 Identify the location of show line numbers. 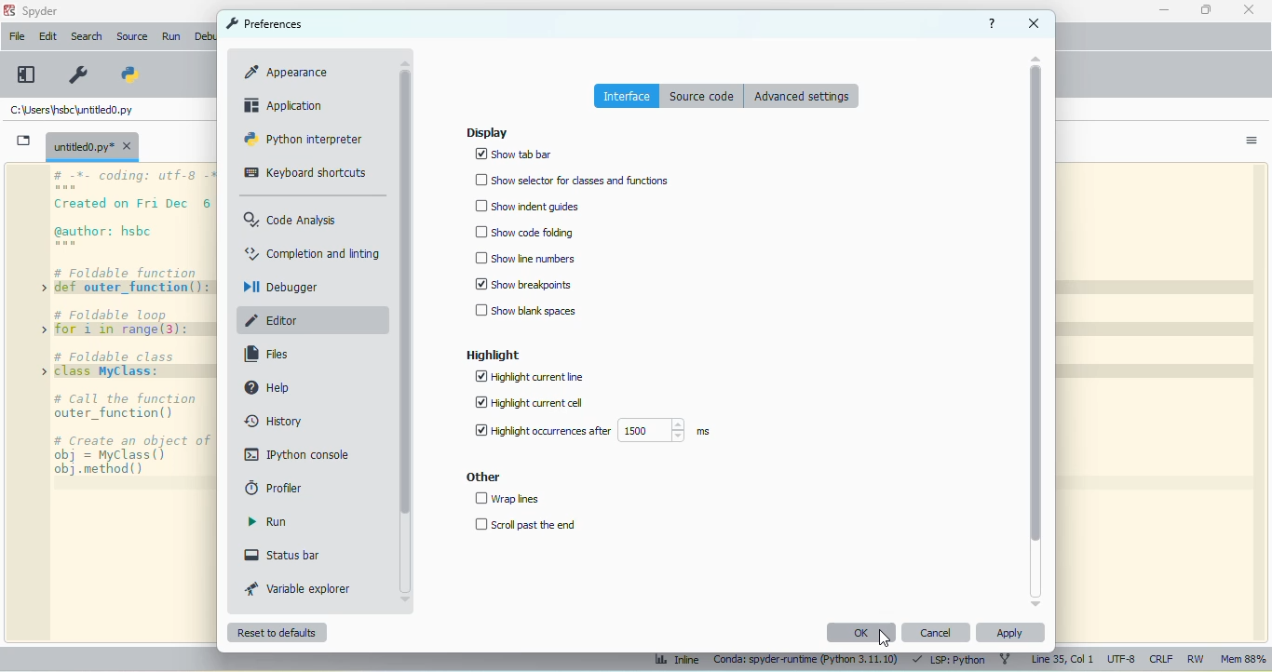
(524, 258).